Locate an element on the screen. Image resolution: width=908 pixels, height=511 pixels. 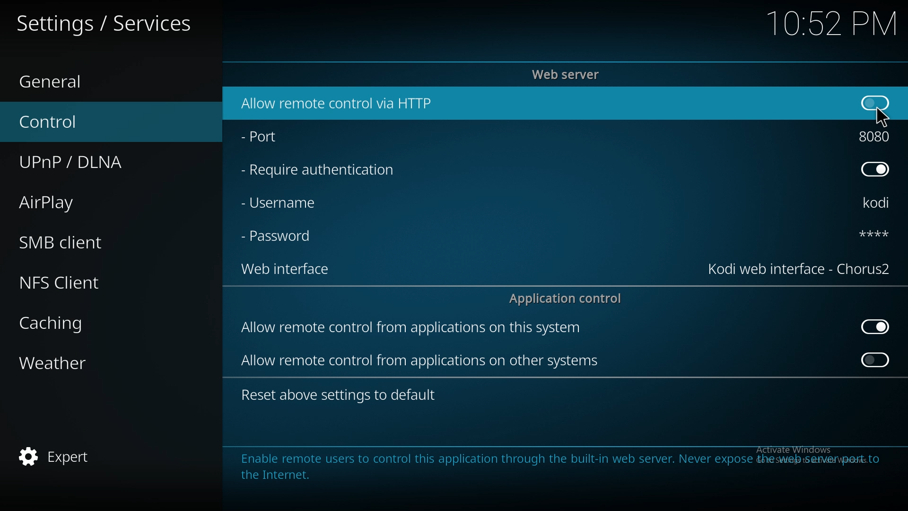
cursor is located at coordinates (881, 117).